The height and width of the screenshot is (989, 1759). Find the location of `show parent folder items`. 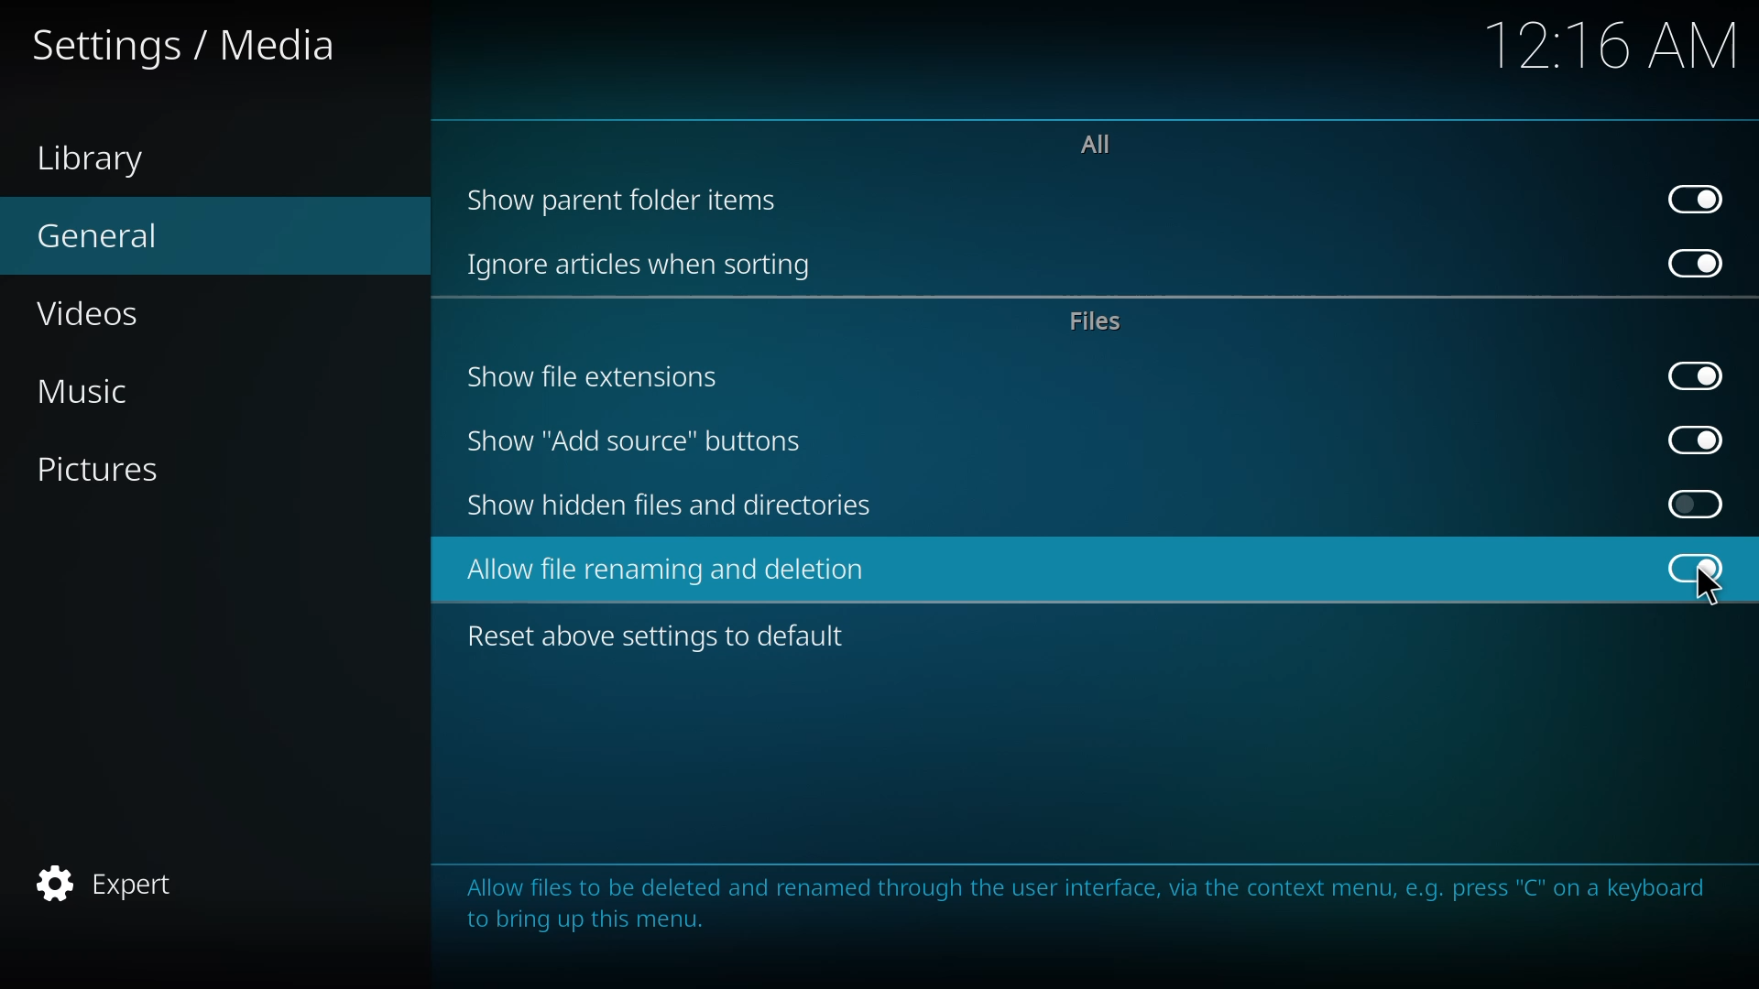

show parent folder items is located at coordinates (625, 199).